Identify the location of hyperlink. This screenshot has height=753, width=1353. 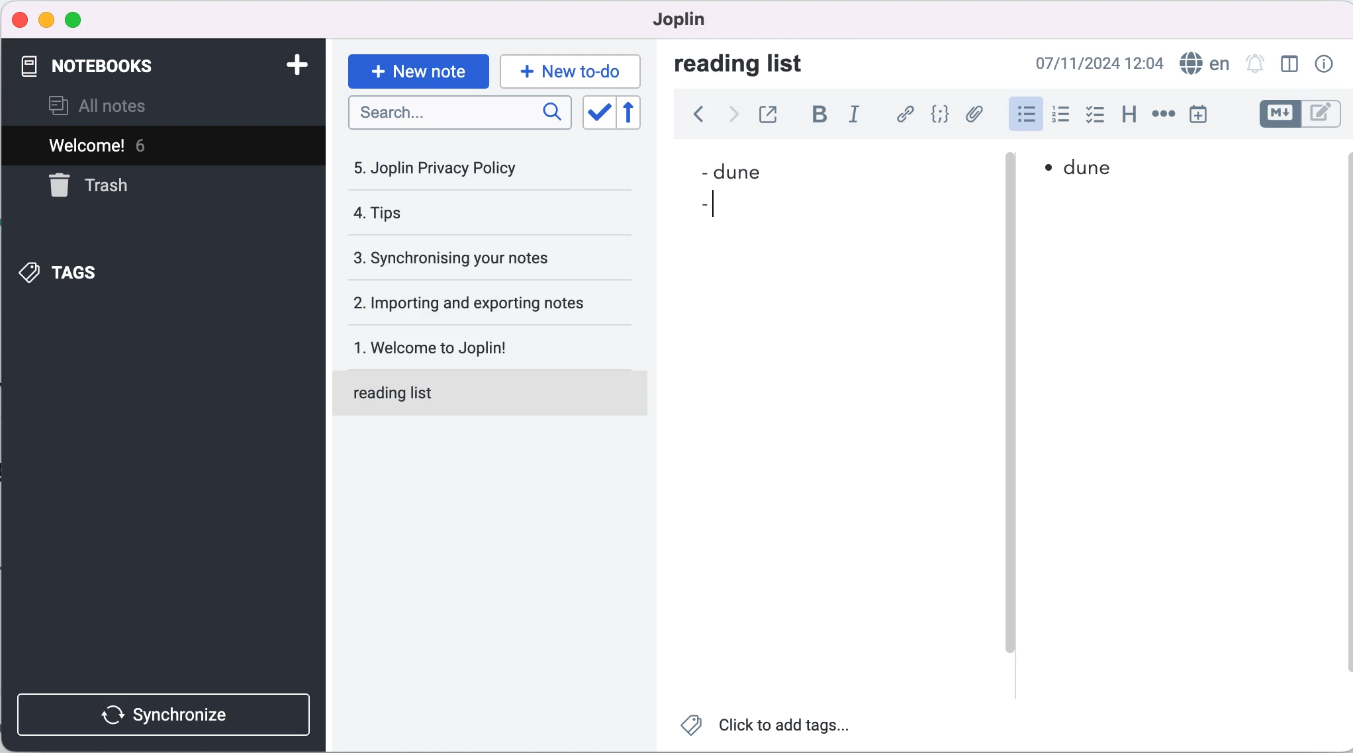
(906, 114).